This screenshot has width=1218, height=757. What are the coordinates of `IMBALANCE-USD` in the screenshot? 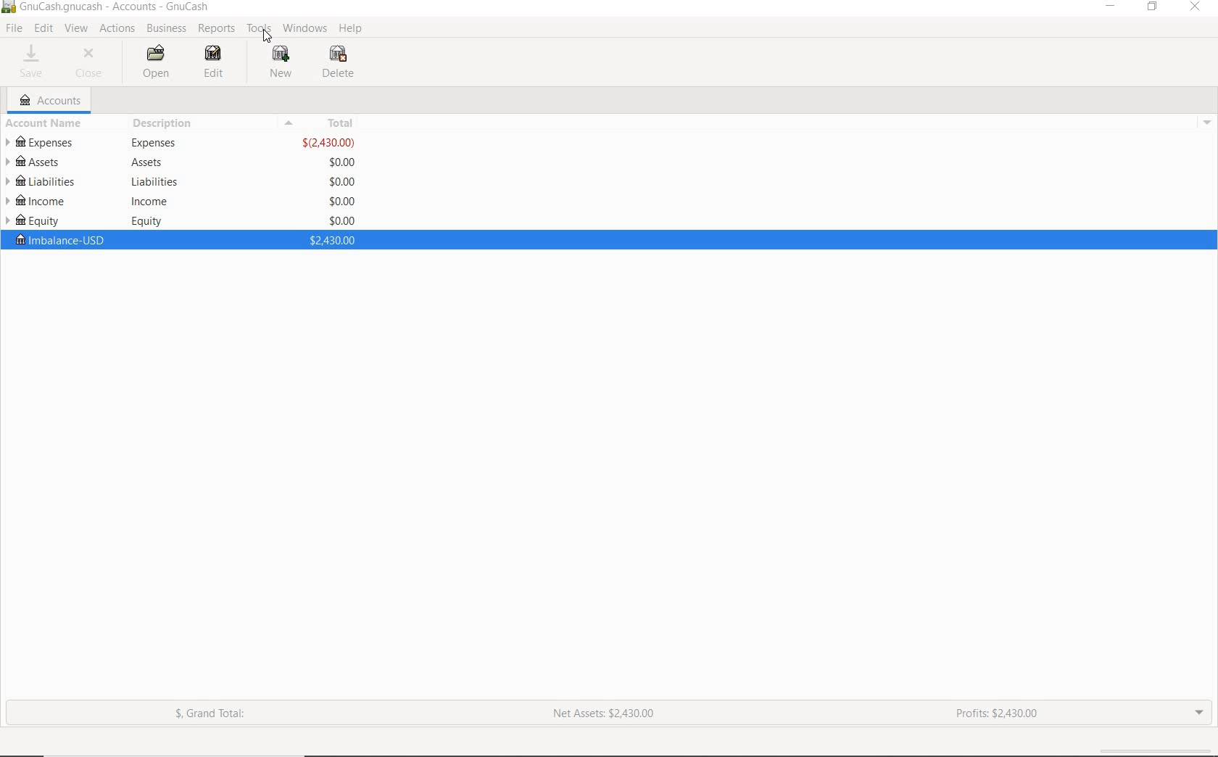 It's located at (58, 240).